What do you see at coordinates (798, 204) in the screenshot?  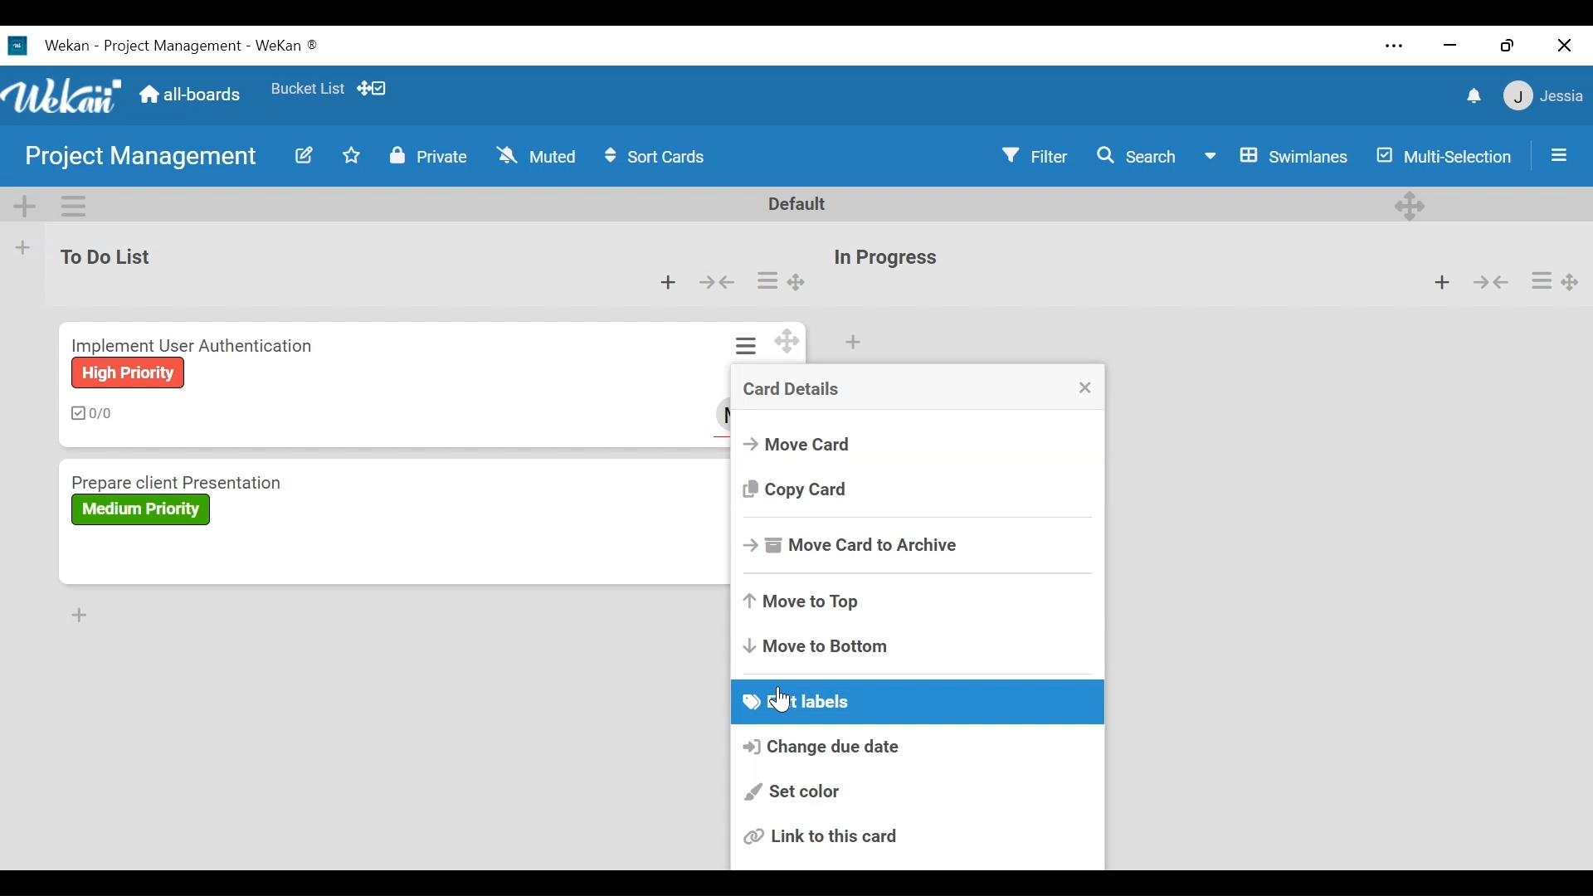 I see `Default` at bounding box center [798, 204].